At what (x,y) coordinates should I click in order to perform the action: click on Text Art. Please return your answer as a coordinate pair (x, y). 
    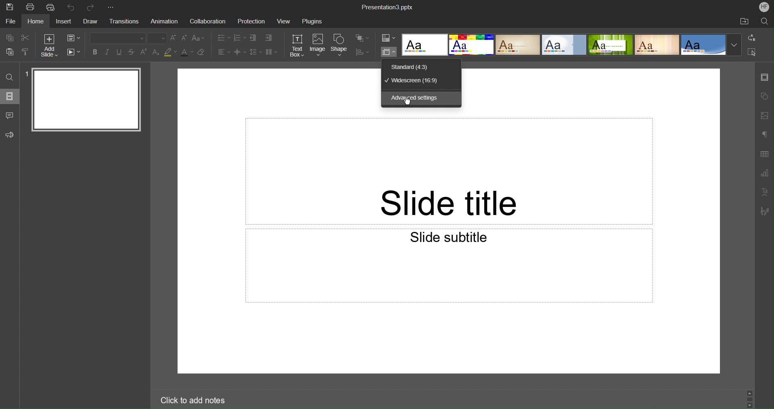
    Looking at the image, I should click on (764, 192).